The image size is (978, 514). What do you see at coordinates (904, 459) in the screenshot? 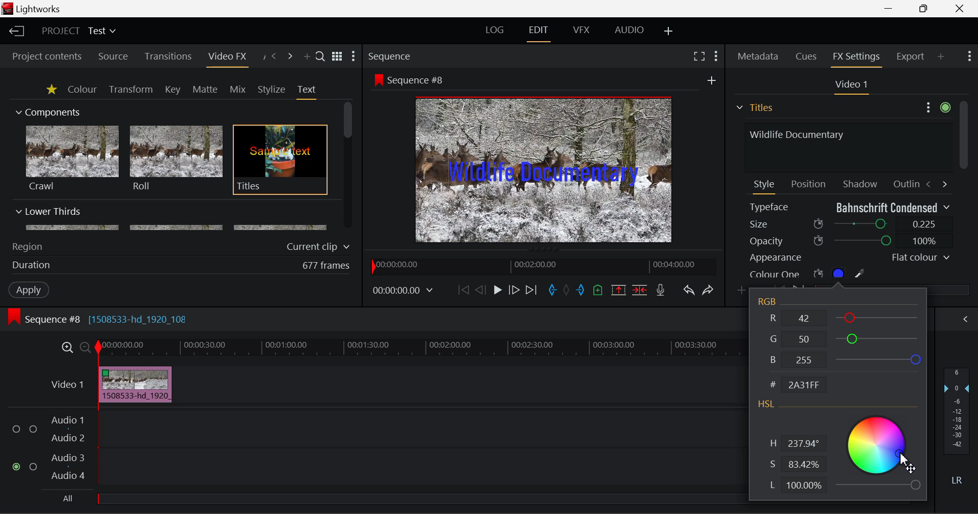
I see `MOUSE_UP Cursor Position` at bounding box center [904, 459].